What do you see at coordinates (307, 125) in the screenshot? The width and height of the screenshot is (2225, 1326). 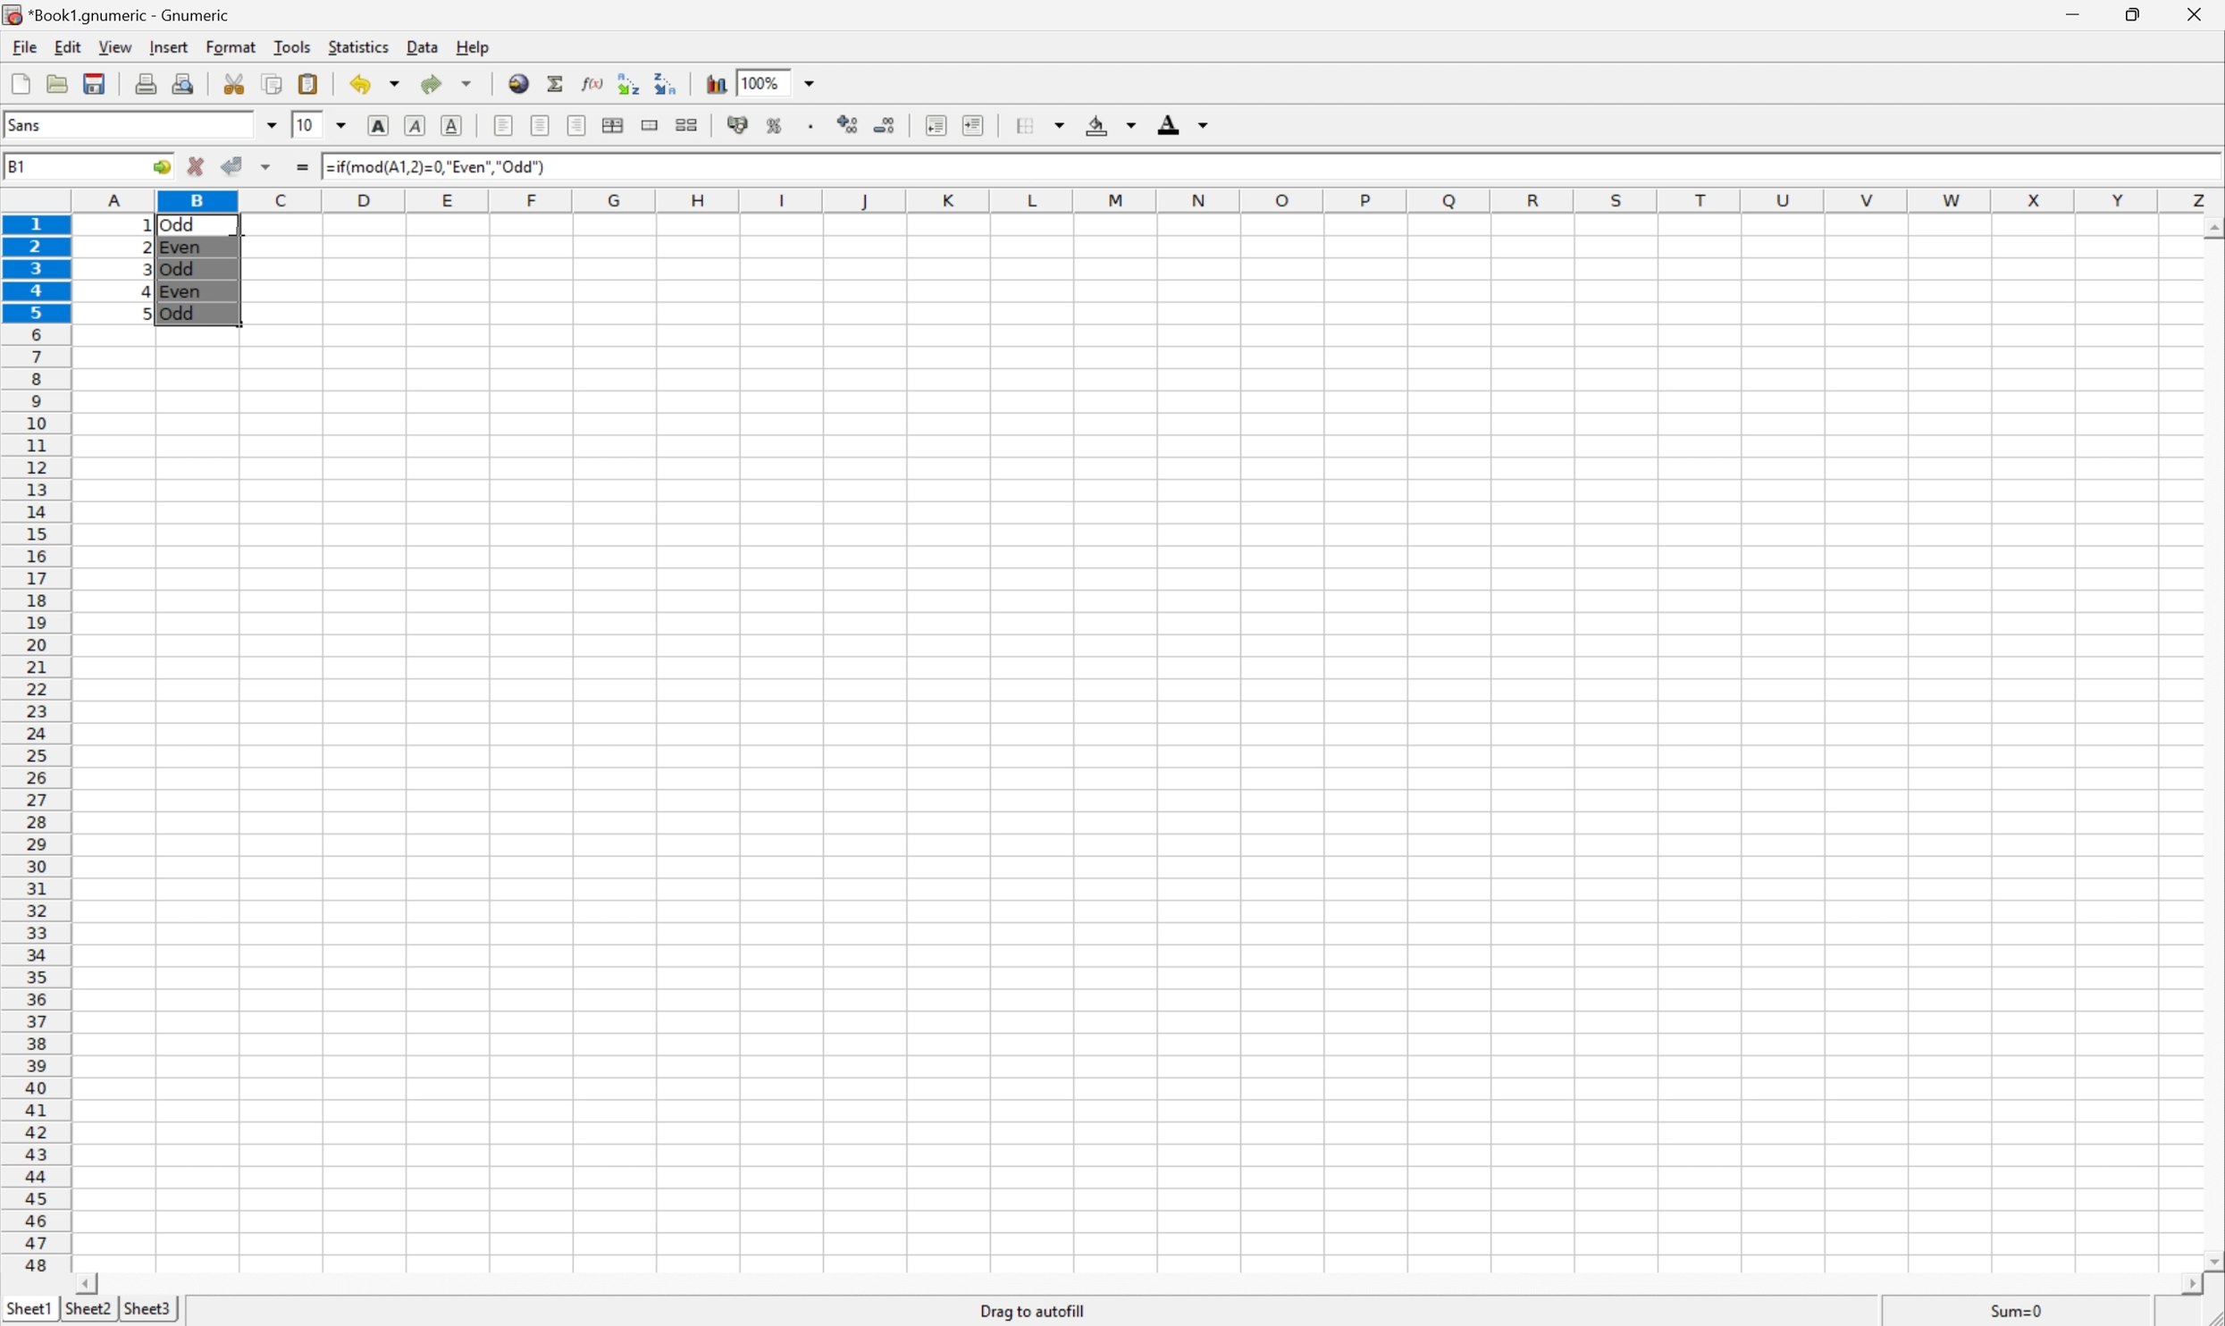 I see `10` at bounding box center [307, 125].